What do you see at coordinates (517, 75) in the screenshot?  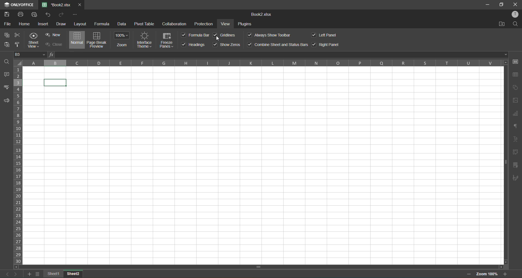 I see `table` at bounding box center [517, 75].